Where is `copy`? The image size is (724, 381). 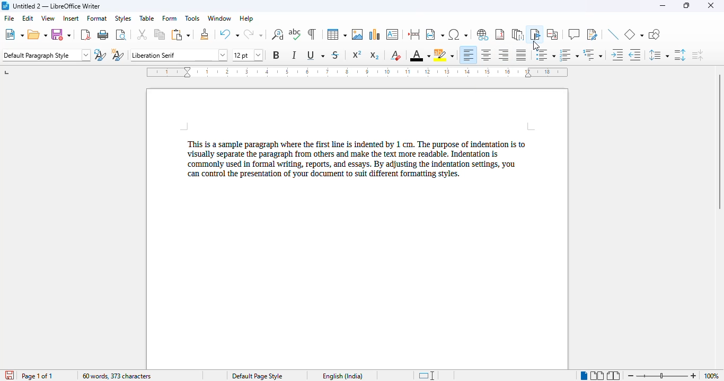
copy is located at coordinates (160, 34).